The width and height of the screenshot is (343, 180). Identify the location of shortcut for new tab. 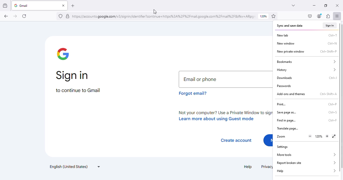
(332, 35).